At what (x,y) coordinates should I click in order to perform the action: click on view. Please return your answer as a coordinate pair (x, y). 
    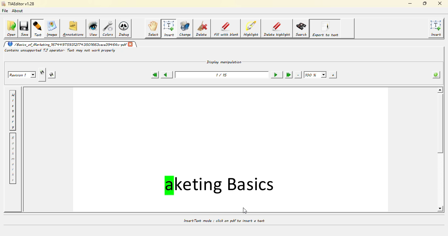
    Looking at the image, I should click on (94, 28).